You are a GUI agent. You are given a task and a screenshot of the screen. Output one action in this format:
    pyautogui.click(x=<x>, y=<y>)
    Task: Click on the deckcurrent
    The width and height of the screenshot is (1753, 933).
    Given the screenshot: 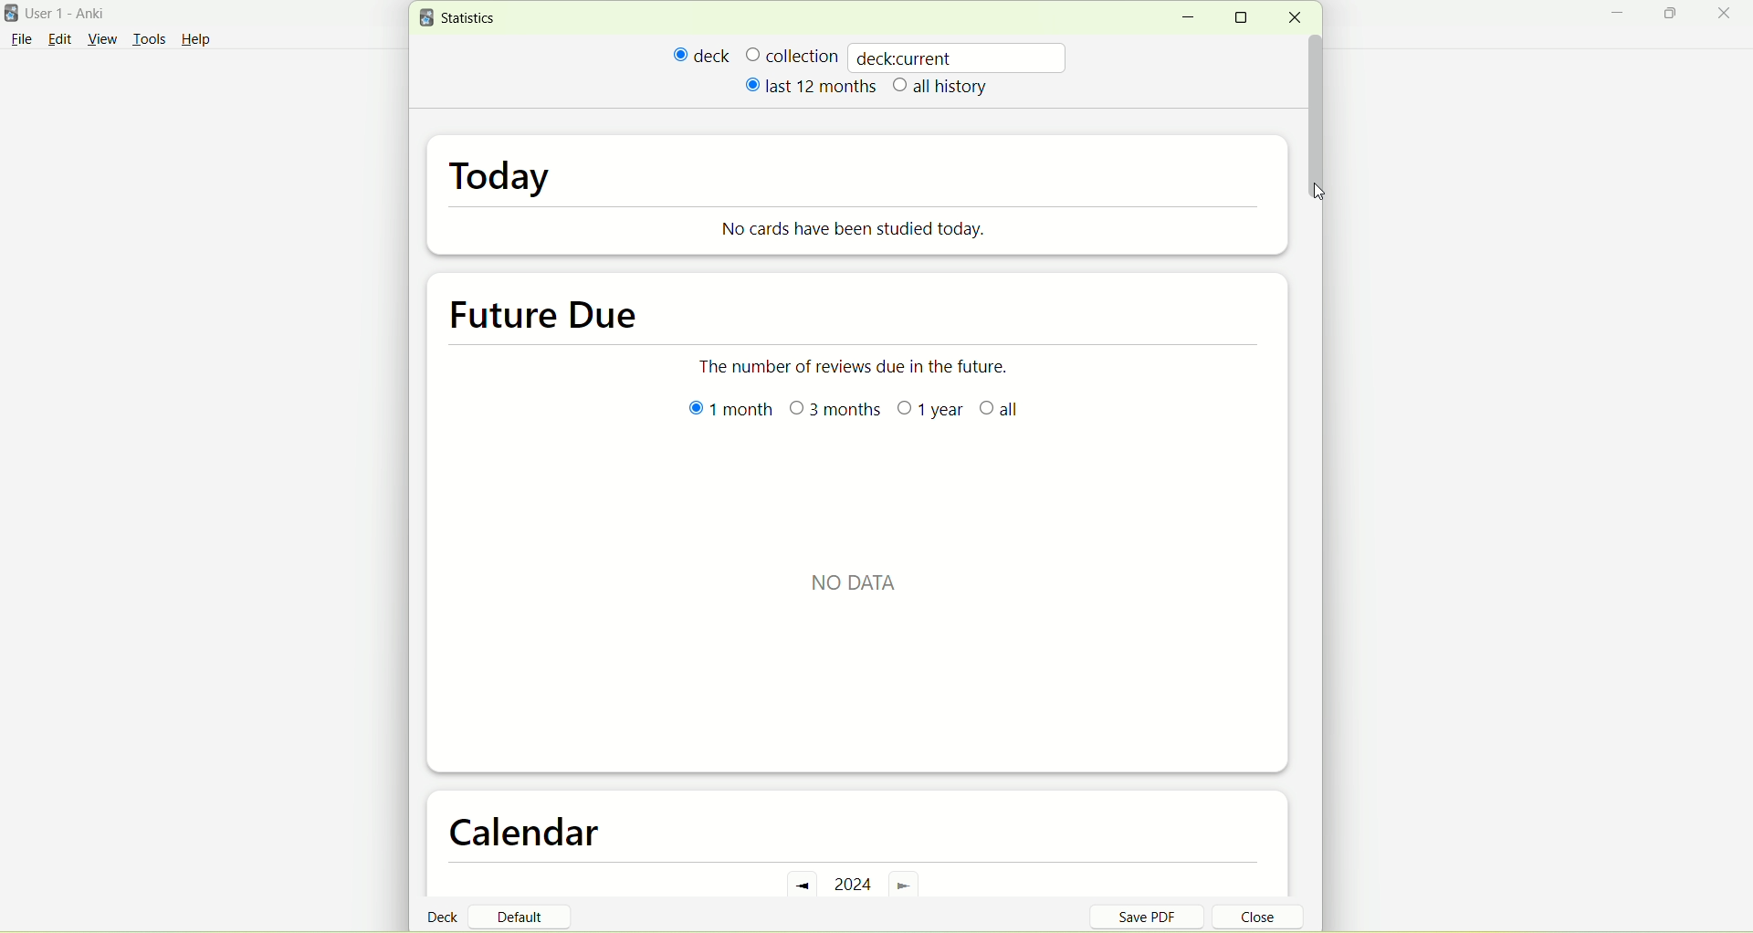 What is the action you would take?
    pyautogui.click(x=960, y=57)
    